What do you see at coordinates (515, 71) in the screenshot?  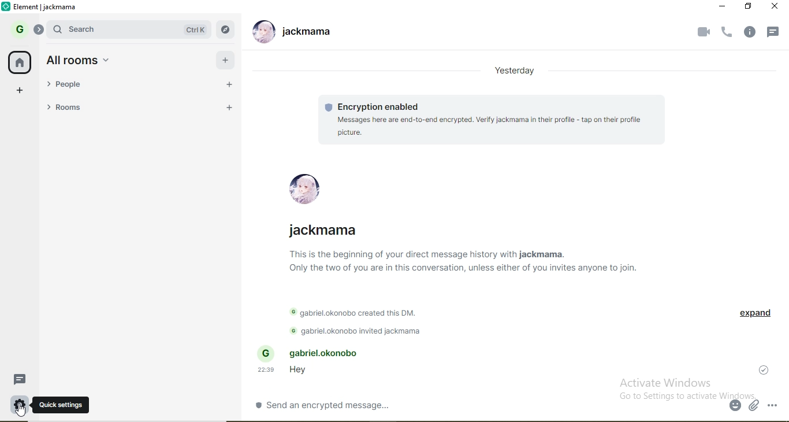 I see `yesterday` at bounding box center [515, 71].